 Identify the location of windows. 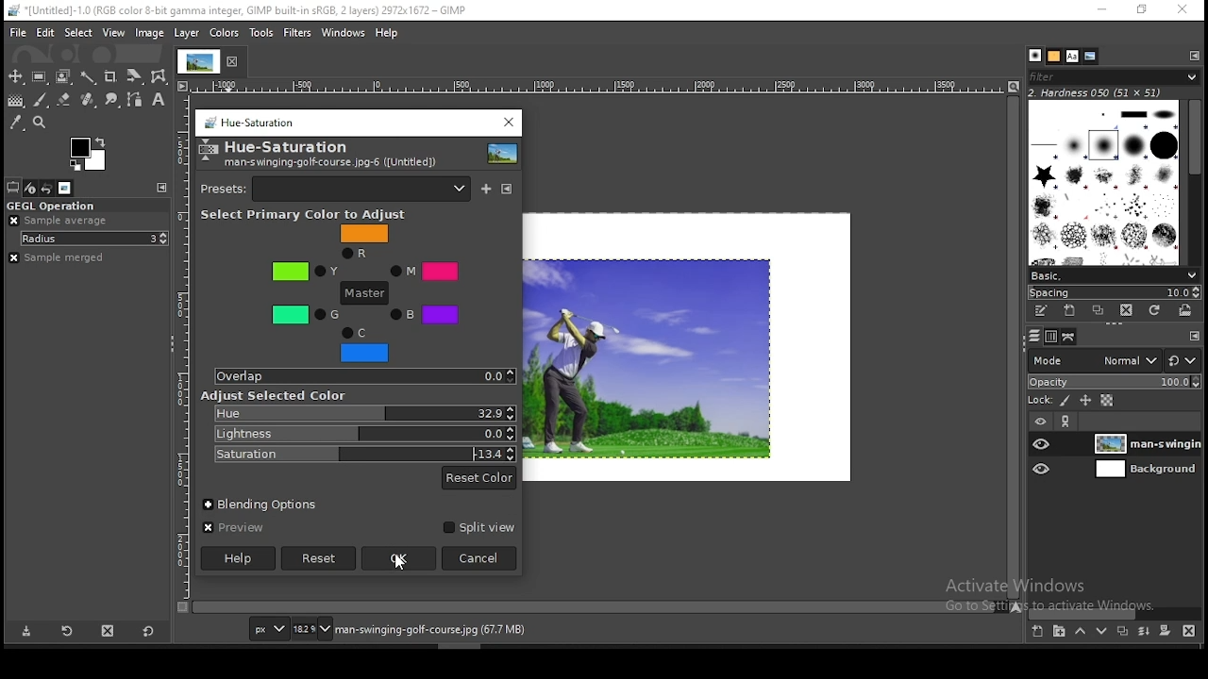
(344, 33).